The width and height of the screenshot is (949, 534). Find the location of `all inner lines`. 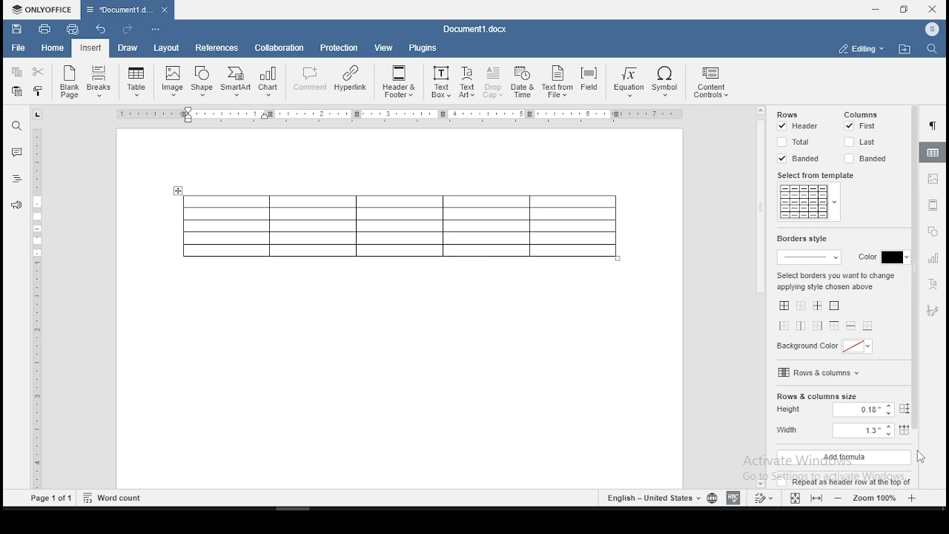

all inner lines is located at coordinates (818, 305).